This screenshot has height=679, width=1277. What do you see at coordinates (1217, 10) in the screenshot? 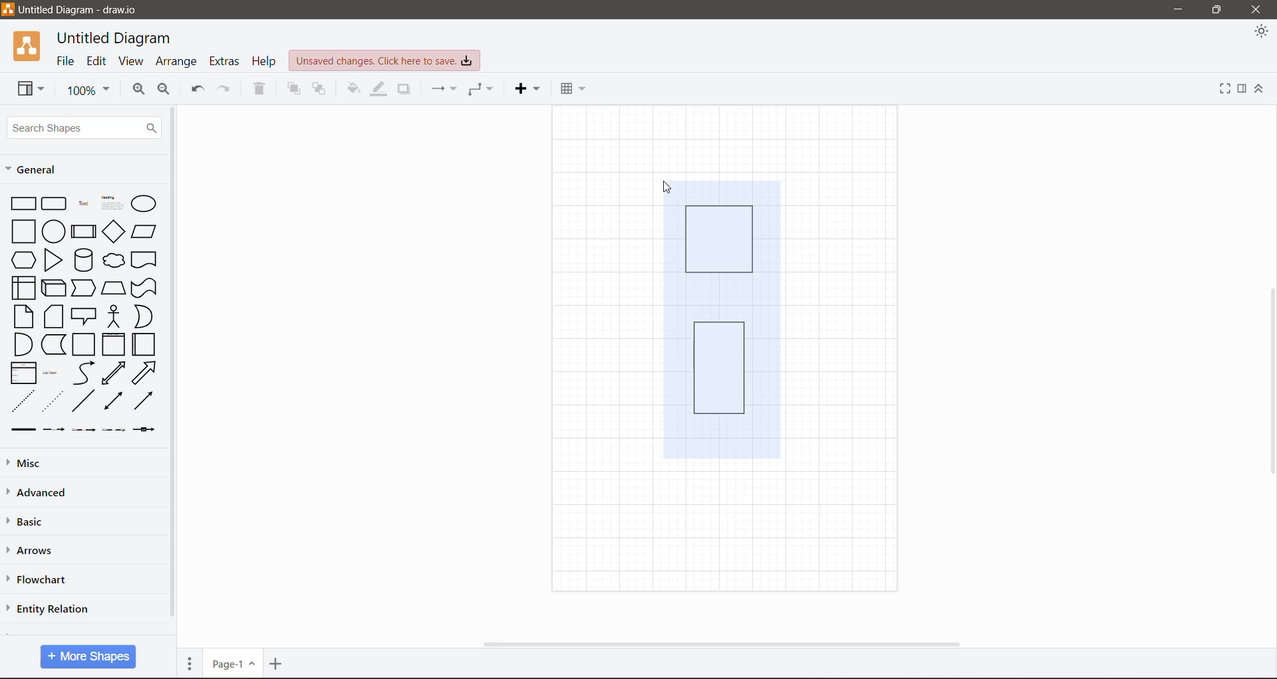
I see `Restore Down` at bounding box center [1217, 10].